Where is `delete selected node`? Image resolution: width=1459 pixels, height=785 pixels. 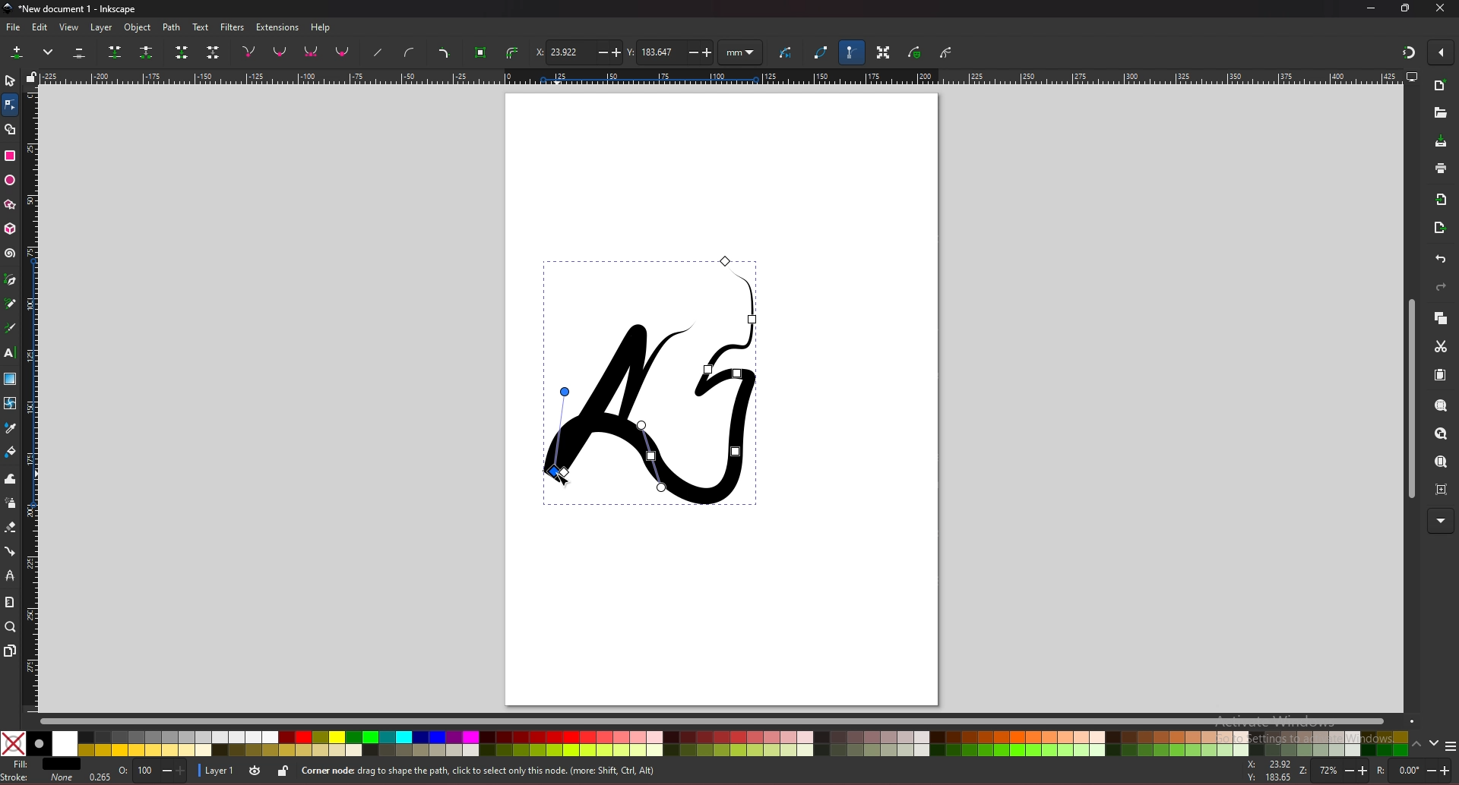
delete selected node is located at coordinates (80, 52).